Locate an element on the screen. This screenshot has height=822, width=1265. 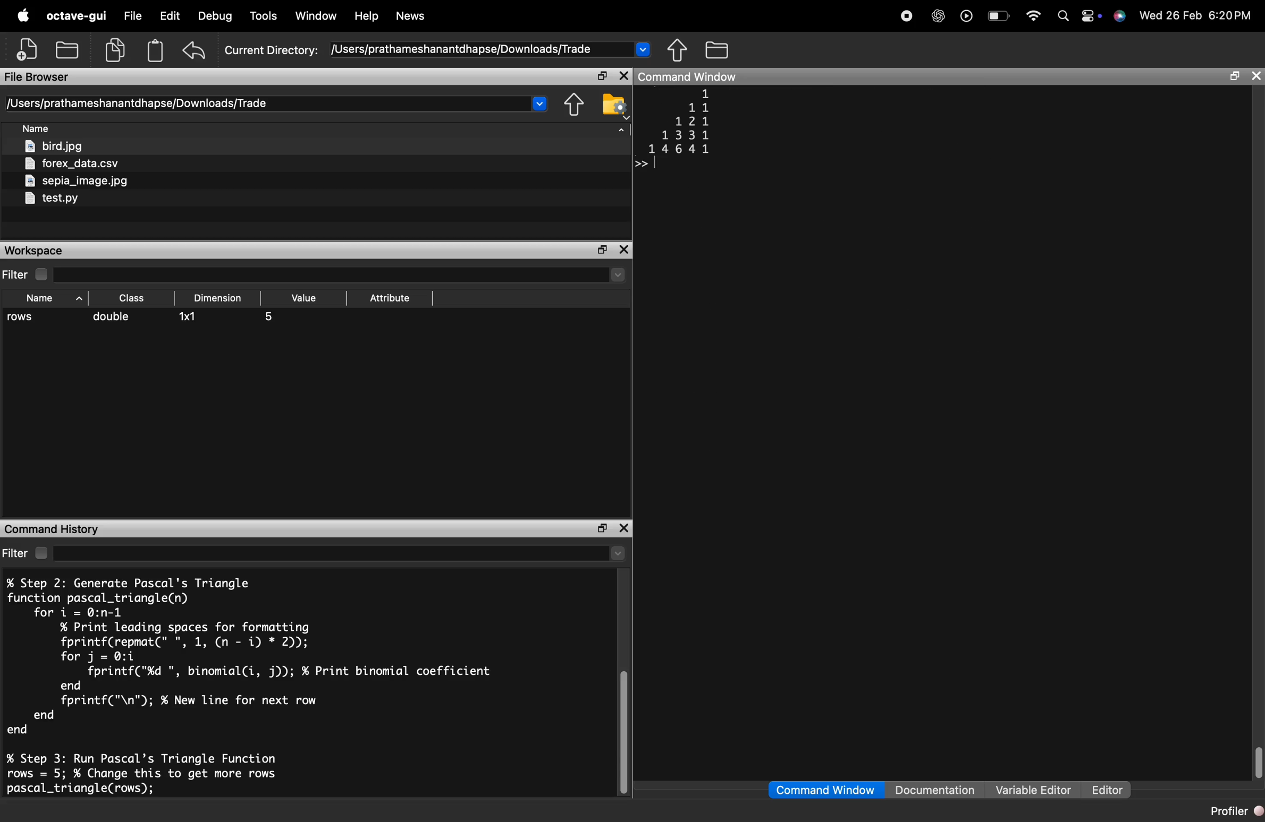
1 4 6 4 1 is located at coordinates (678, 149).